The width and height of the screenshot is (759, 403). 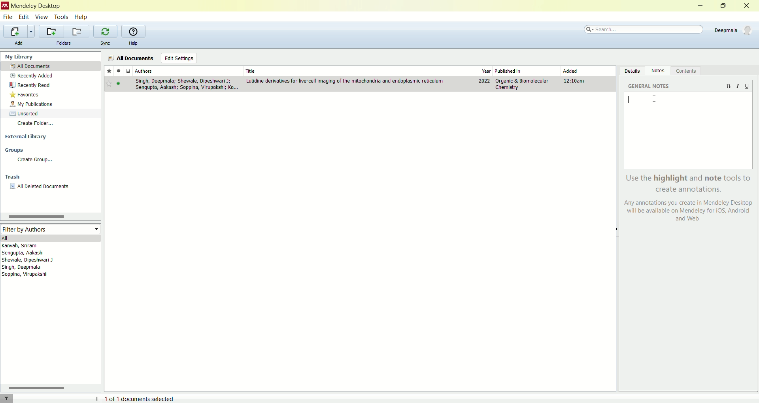 I want to click on contents, so click(x=688, y=70).